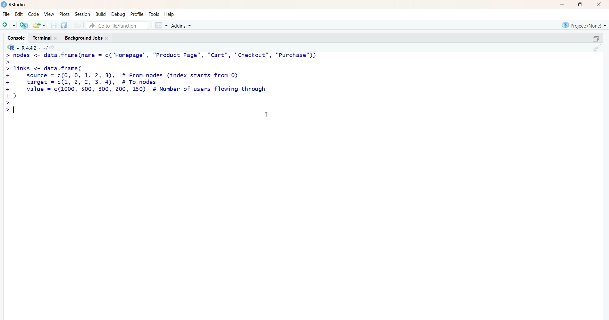  Describe the element at coordinates (599, 49) in the screenshot. I see `clear` at that location.